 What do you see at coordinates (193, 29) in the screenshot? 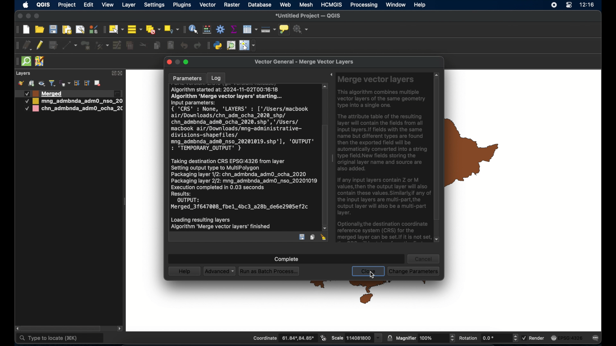
I see `identify features` at bounding box center [193, 29].